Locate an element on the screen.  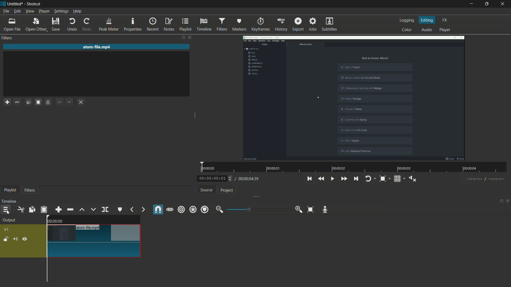
player menu is located at coordinates (44, 11).